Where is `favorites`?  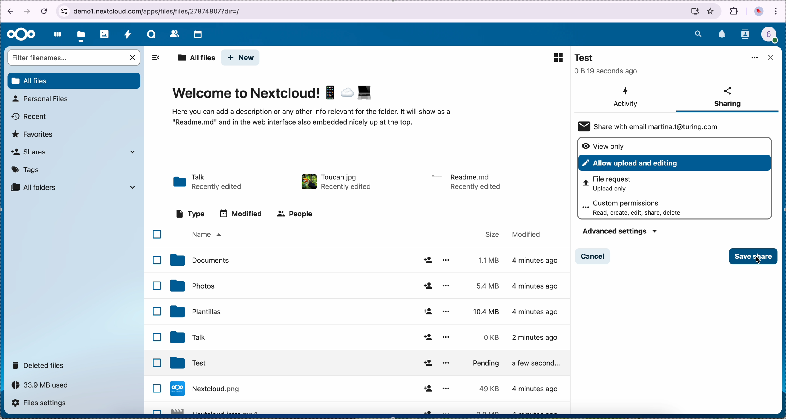
favorites is located at coordinates (711, 11).